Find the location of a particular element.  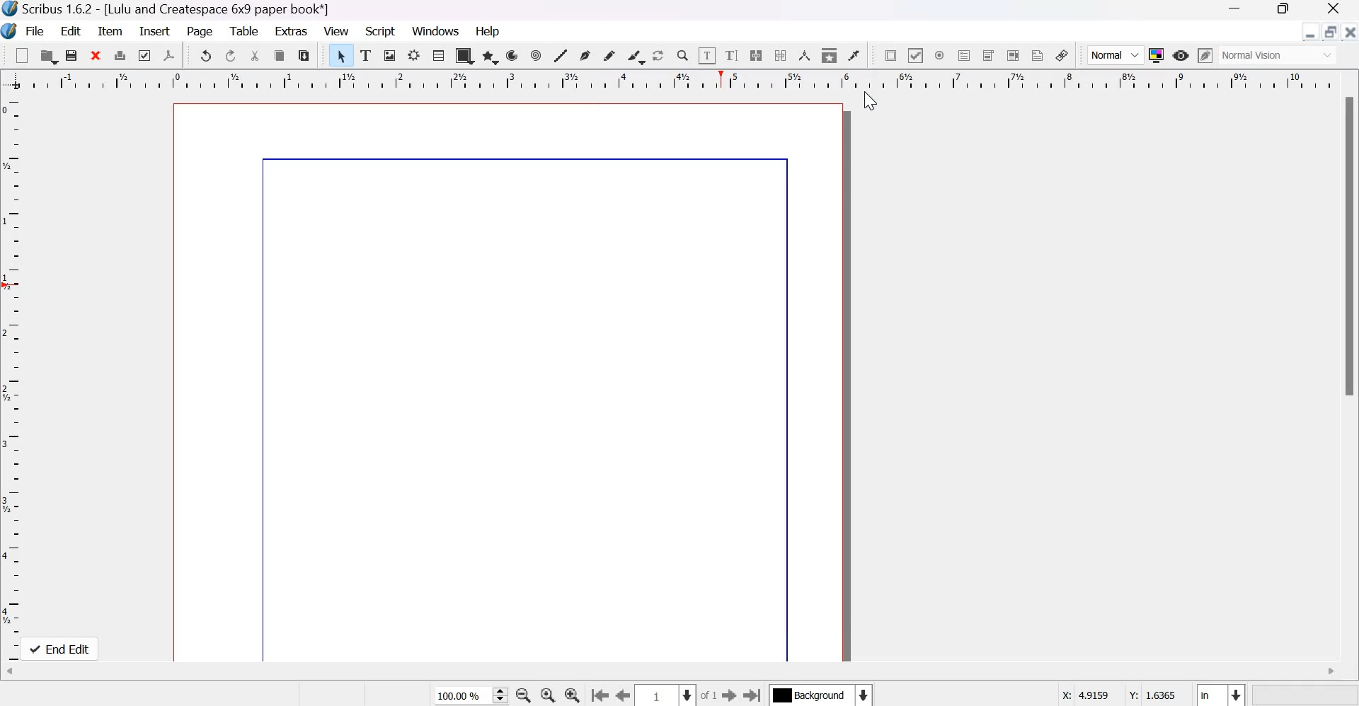

Toggle color management system is located at coordinates (1157, 55).